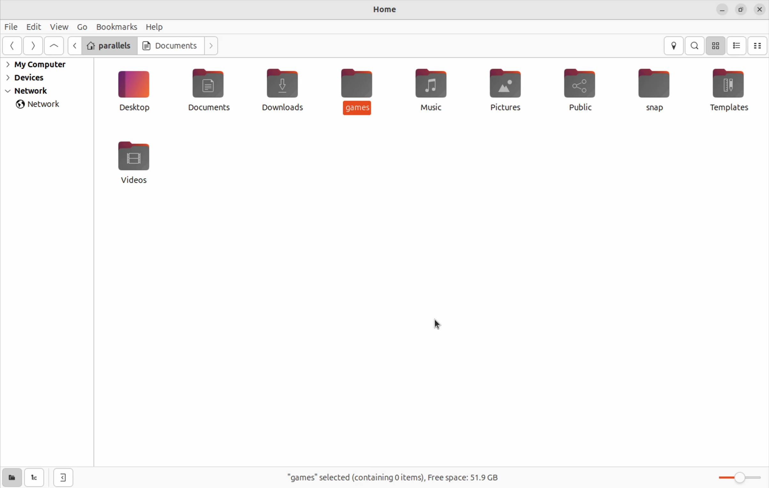 This screenshot has width=769, height=488. Describe the element at coordinates (212, 45) in the screenshot. I see `Go next` at that location.